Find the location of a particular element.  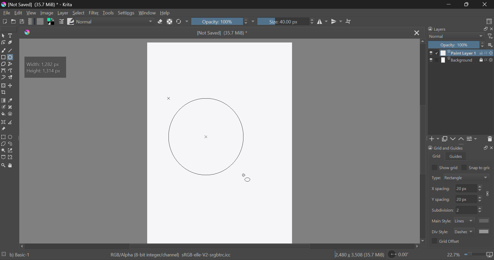

Fill is located at coordinates (3, 114).